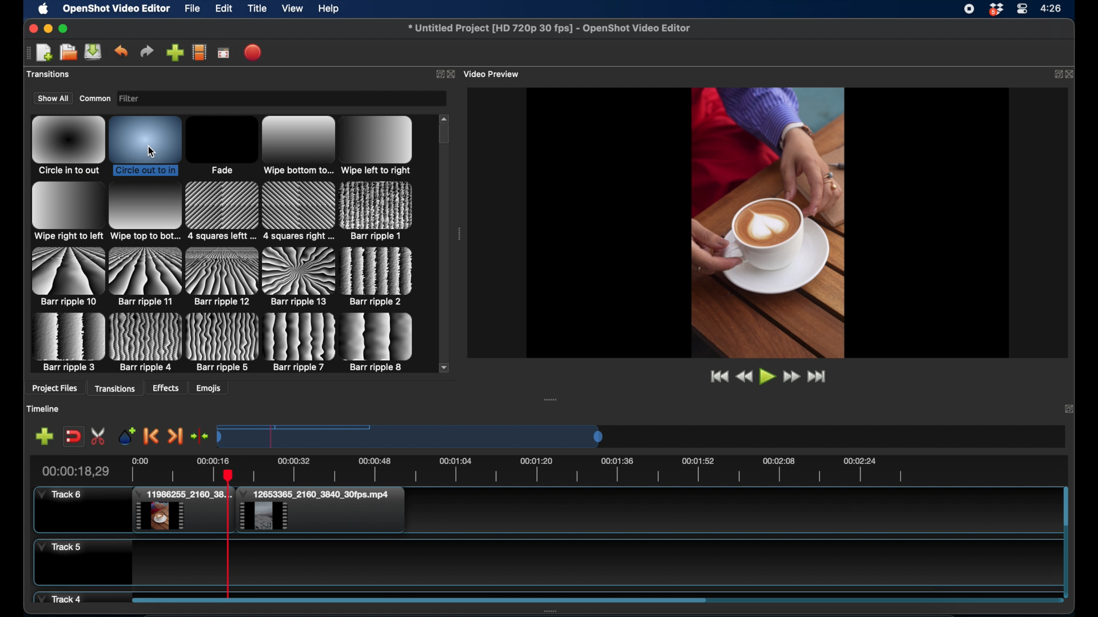 This screenshot has width=1098, height=617. What do you see at coordinates (452, 74) in the screenshot?
I see `close` at bounding box center [452, 74].